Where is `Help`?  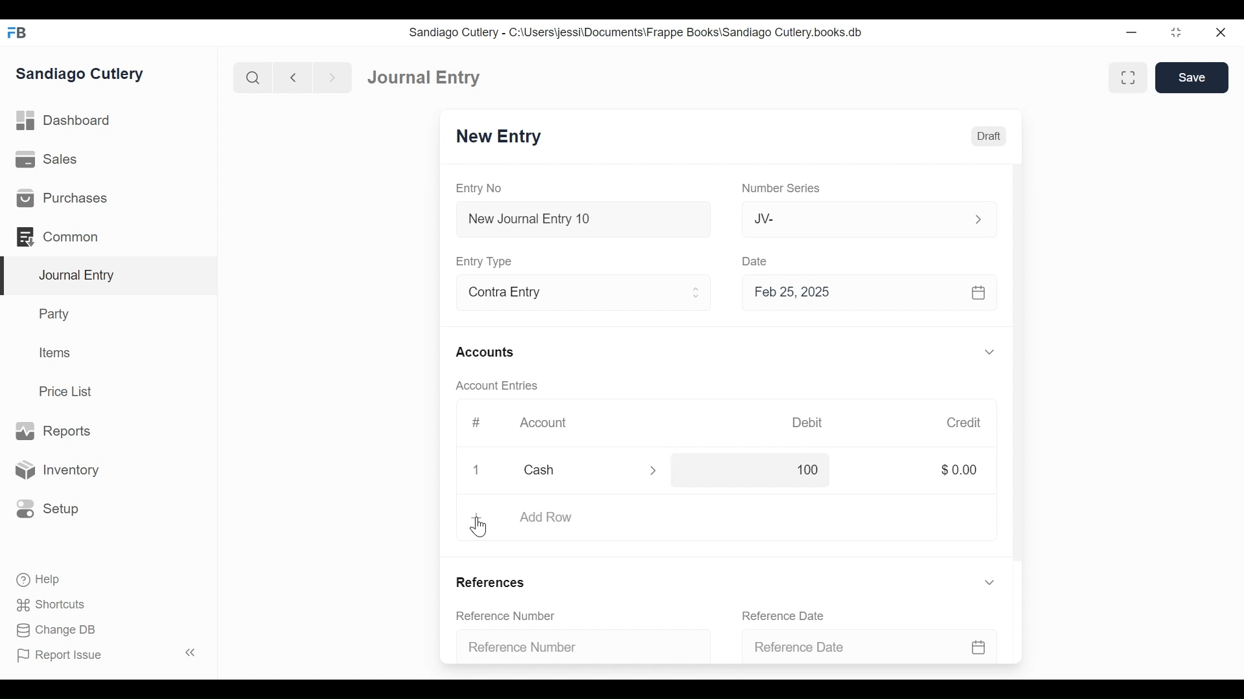 Help is located at coordinates (36, 578).